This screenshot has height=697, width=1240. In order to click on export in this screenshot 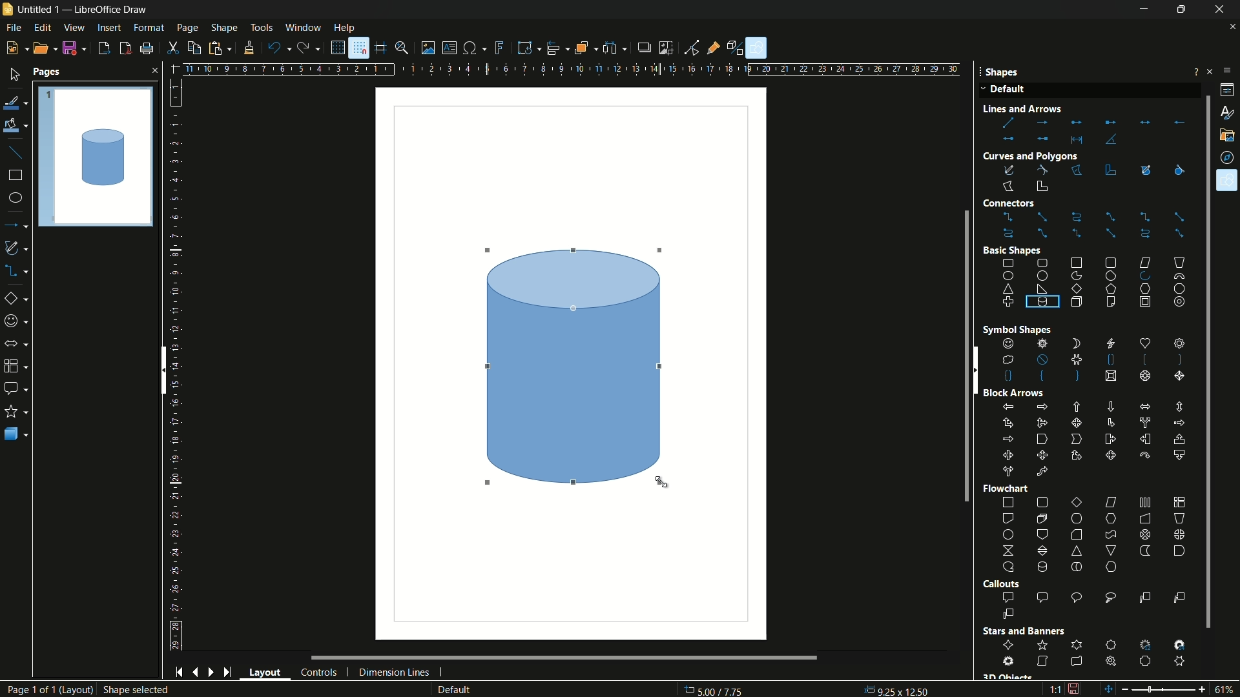, I will do `click(105, 49)`.